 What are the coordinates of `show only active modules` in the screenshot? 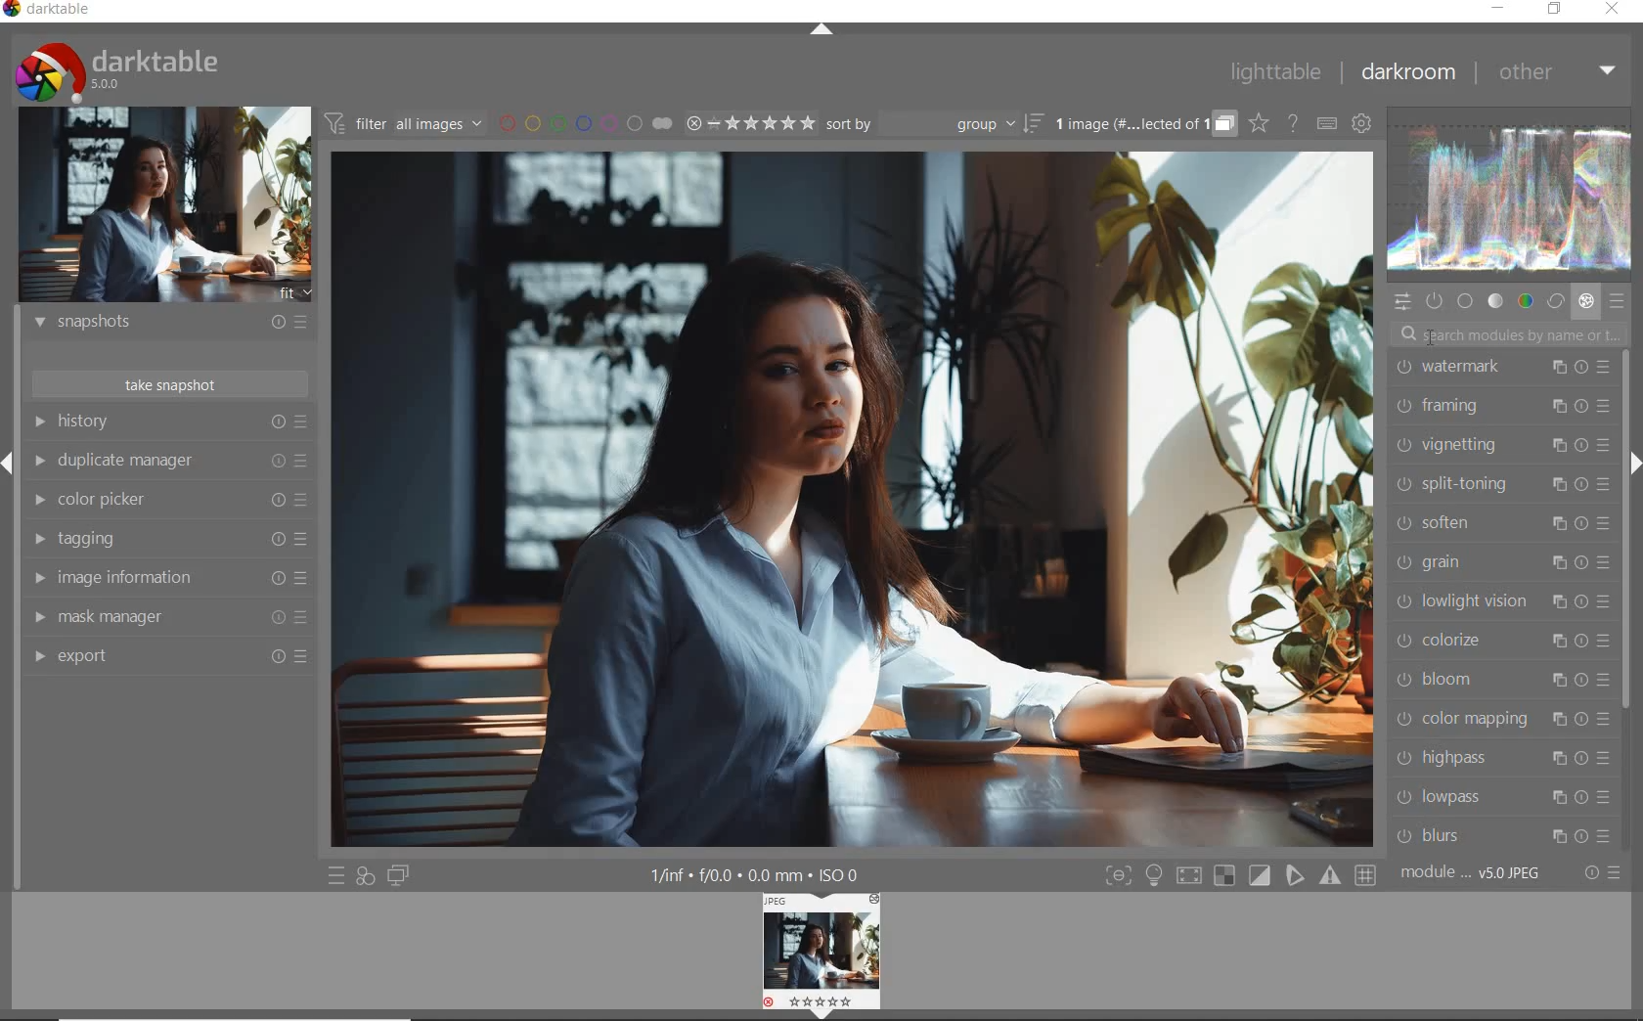 It's located at (1436, 299).